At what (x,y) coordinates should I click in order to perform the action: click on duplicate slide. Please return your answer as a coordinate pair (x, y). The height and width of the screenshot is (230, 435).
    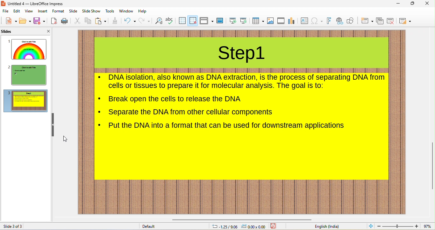
    Looking at the image, I should click on (380, 21).